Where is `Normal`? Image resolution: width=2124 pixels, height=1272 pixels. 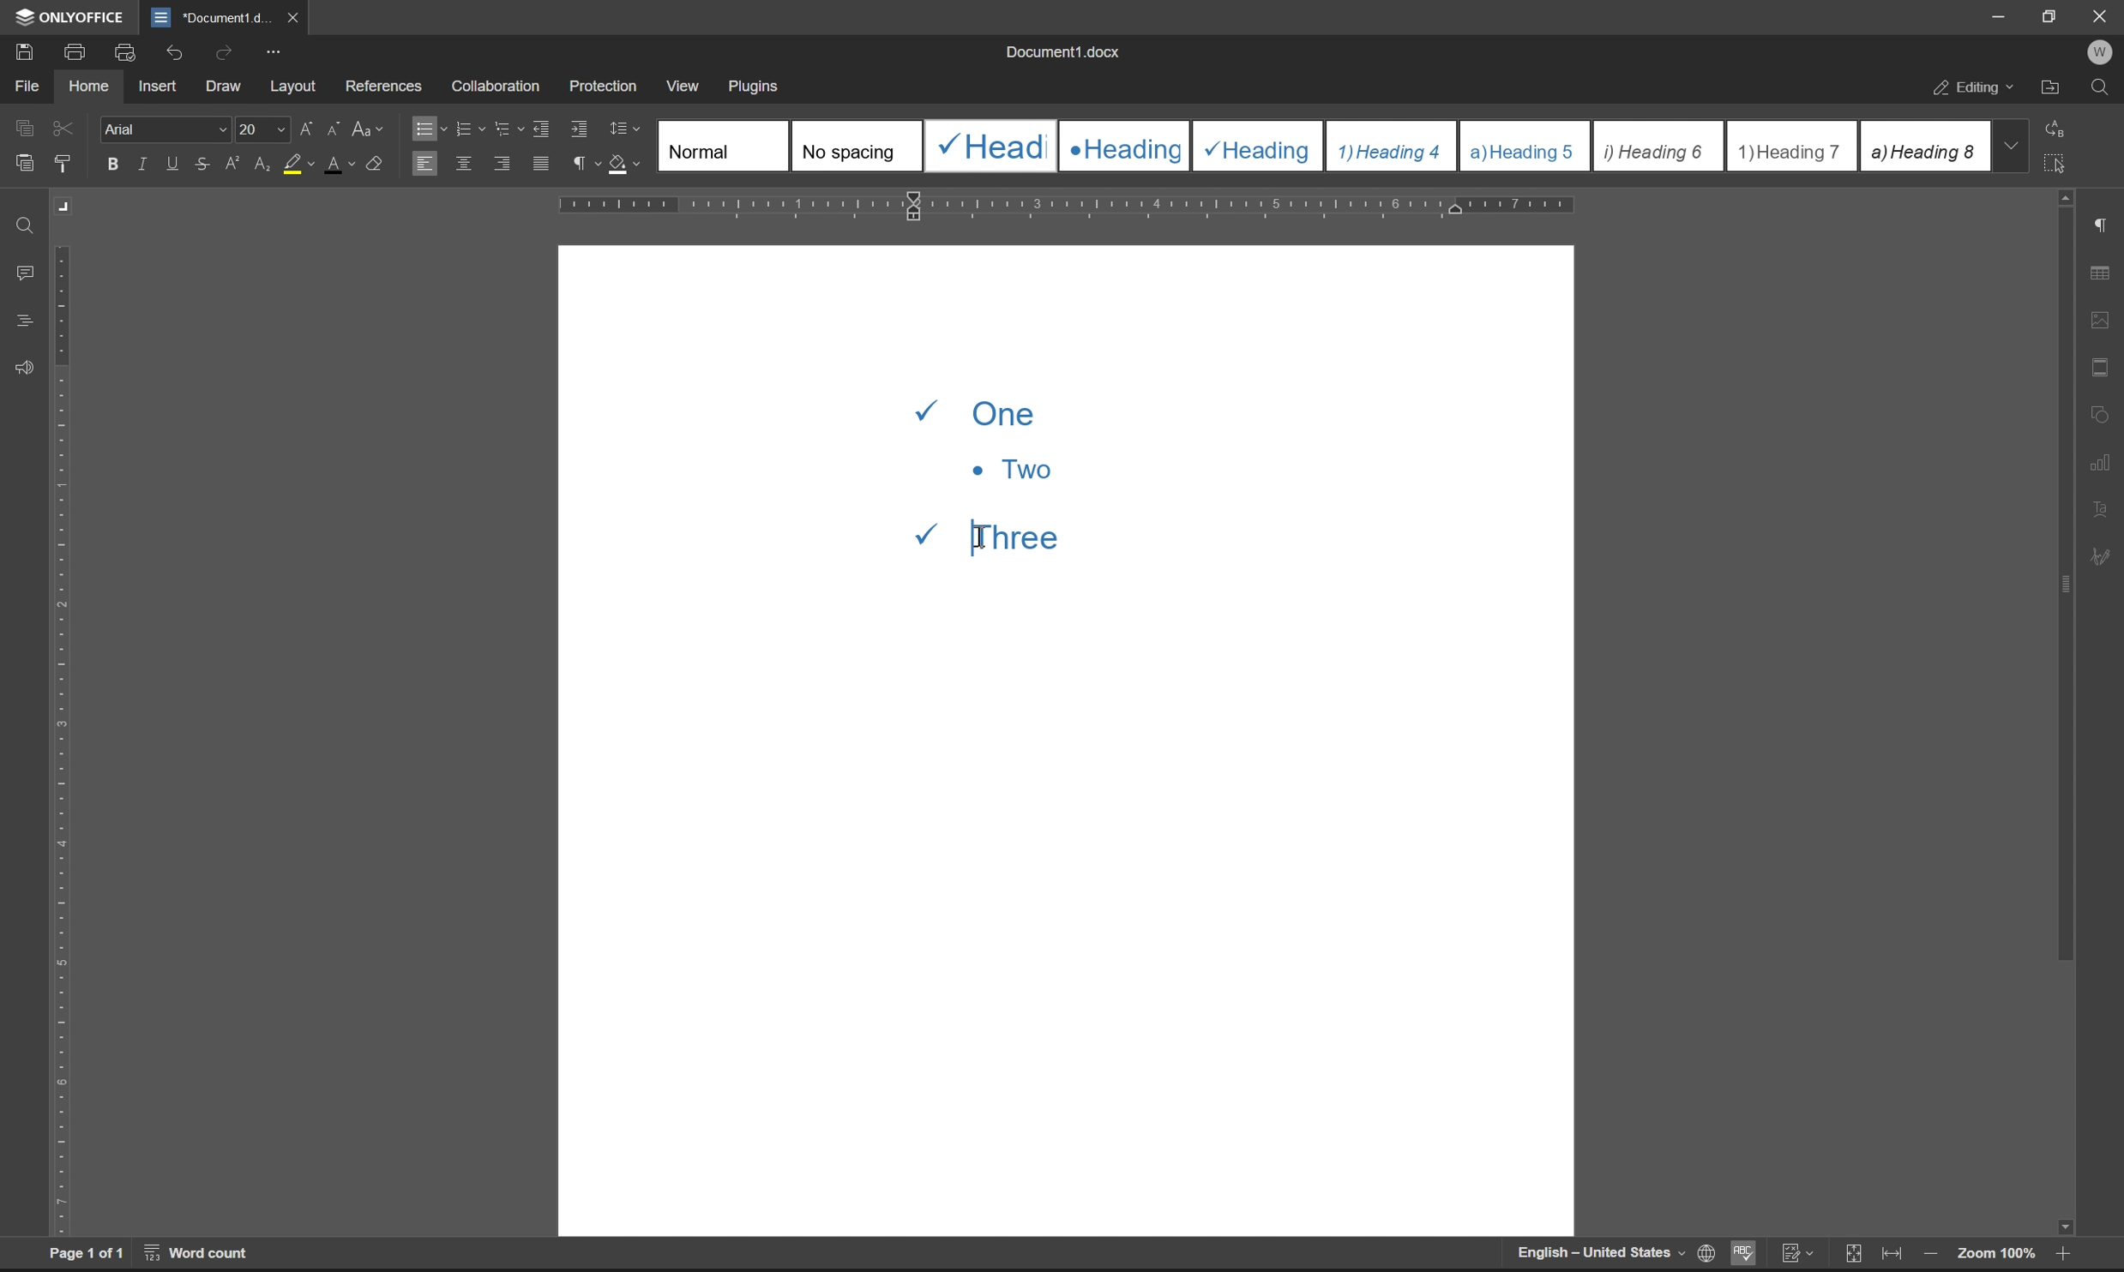 Normal is located at coordinates (724, 145).